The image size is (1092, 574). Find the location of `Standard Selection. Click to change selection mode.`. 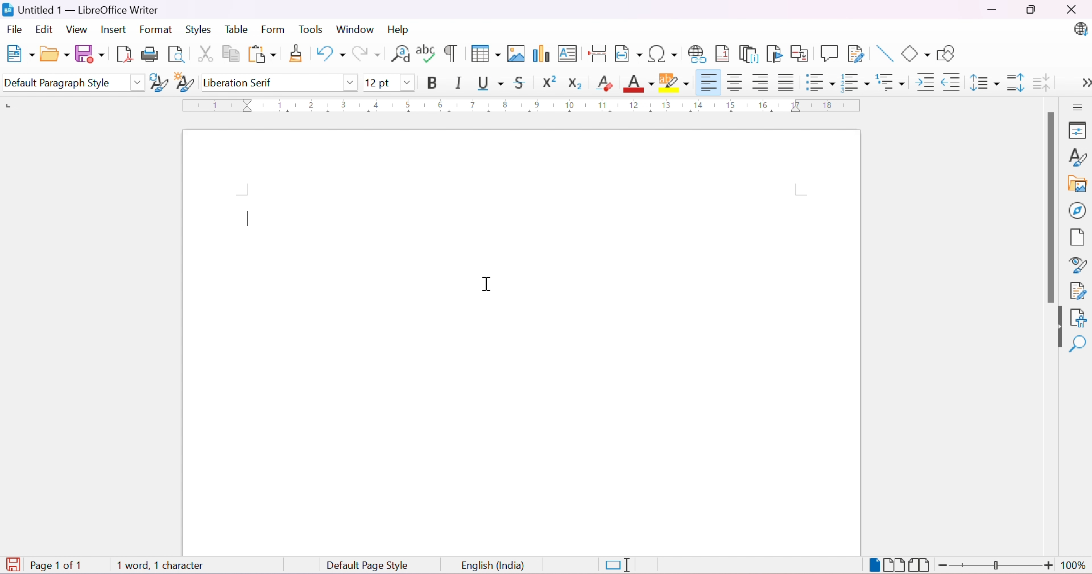

Standard Selection. Click to change selection mode. is located at coordinates (619, 565).